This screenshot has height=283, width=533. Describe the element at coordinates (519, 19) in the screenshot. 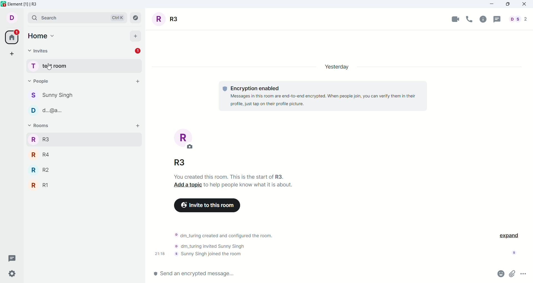

I see `people` at that location.